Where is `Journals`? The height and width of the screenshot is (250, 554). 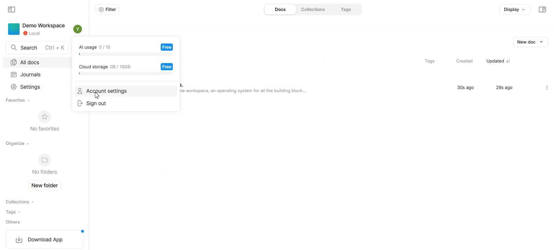 Journals is located at coordinates (35, 73).